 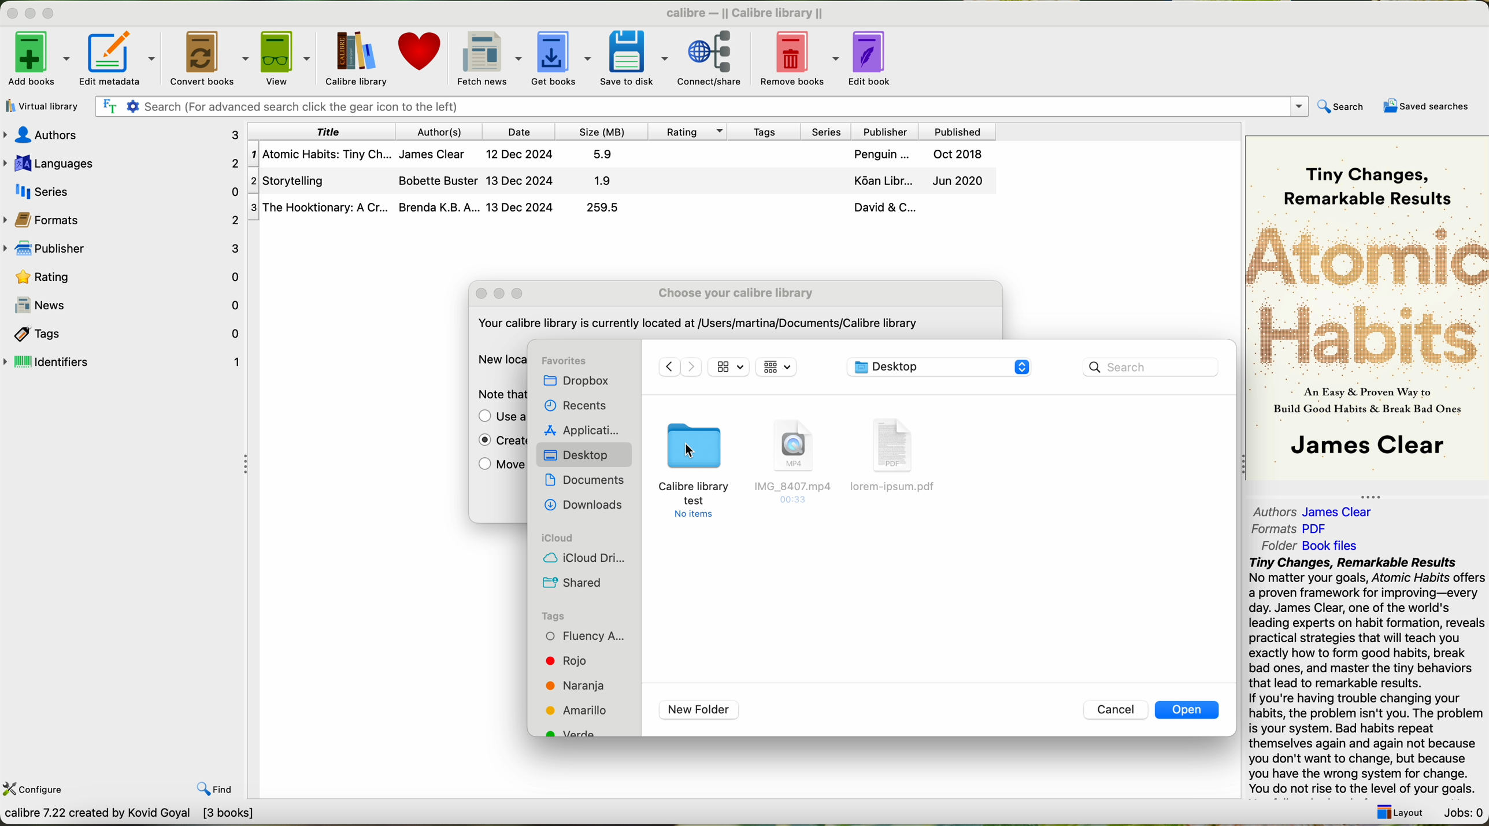 I want to click on author, so click(x=441, y=131).